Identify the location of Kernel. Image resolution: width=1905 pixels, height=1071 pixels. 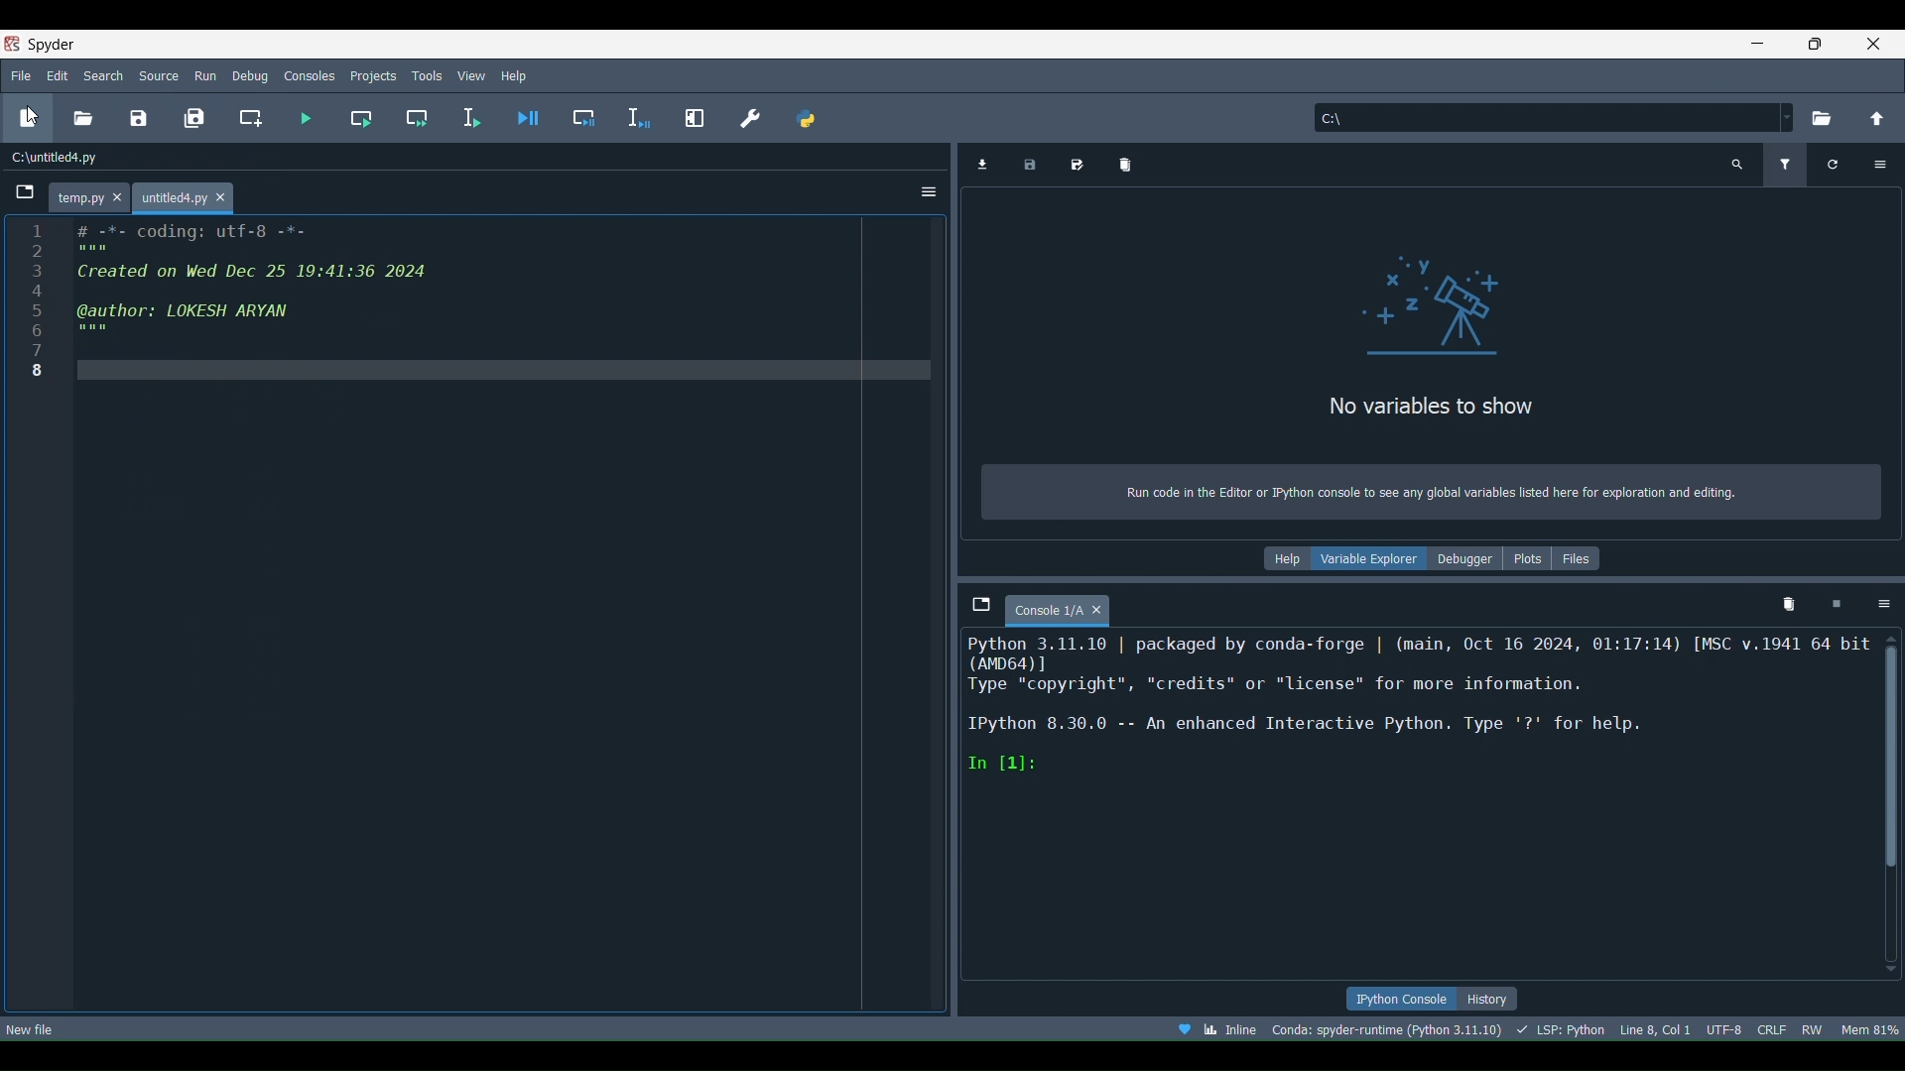
(1422, 711).